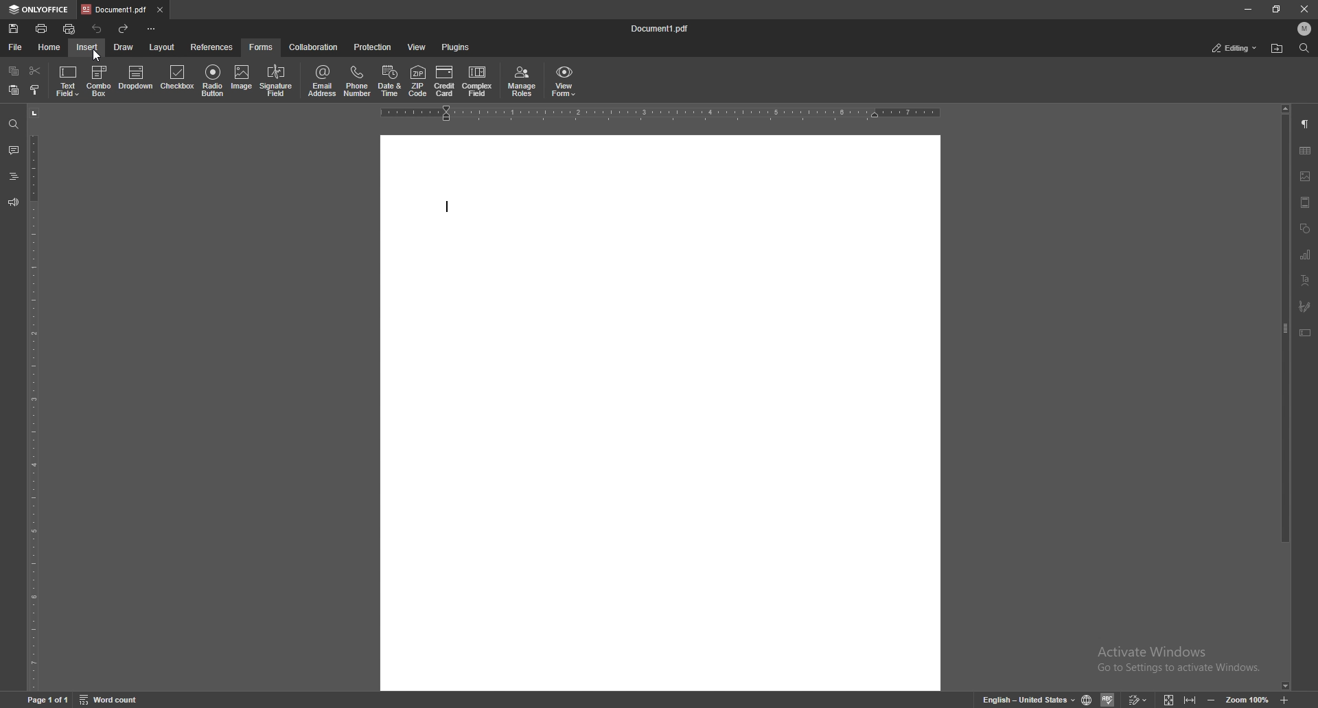 The width and height of the screenshot is (1318, 708). What do you see at coordinates (13, 176) in the screenshot?
I see `headings` at bounding box center [13, 176].